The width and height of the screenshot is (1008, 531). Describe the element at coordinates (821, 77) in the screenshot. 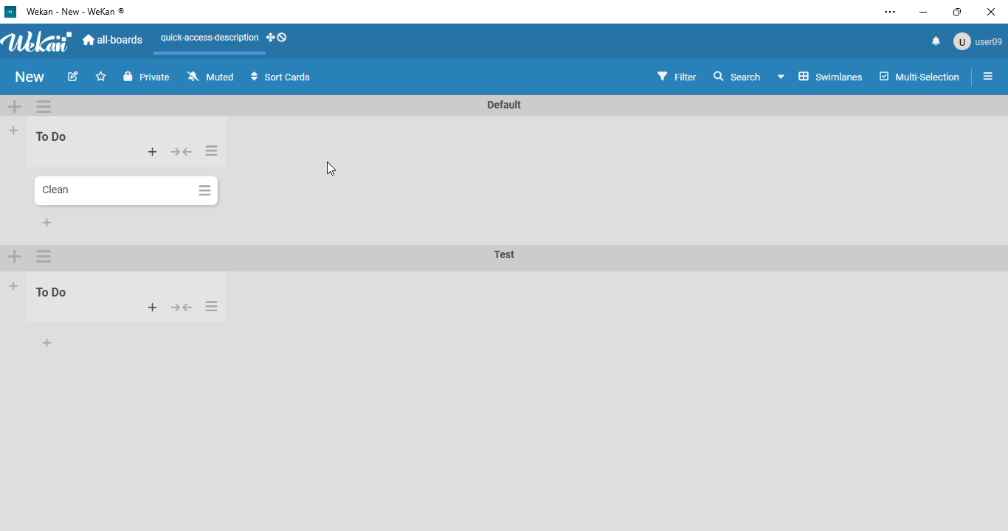

I see `board view` at that location.